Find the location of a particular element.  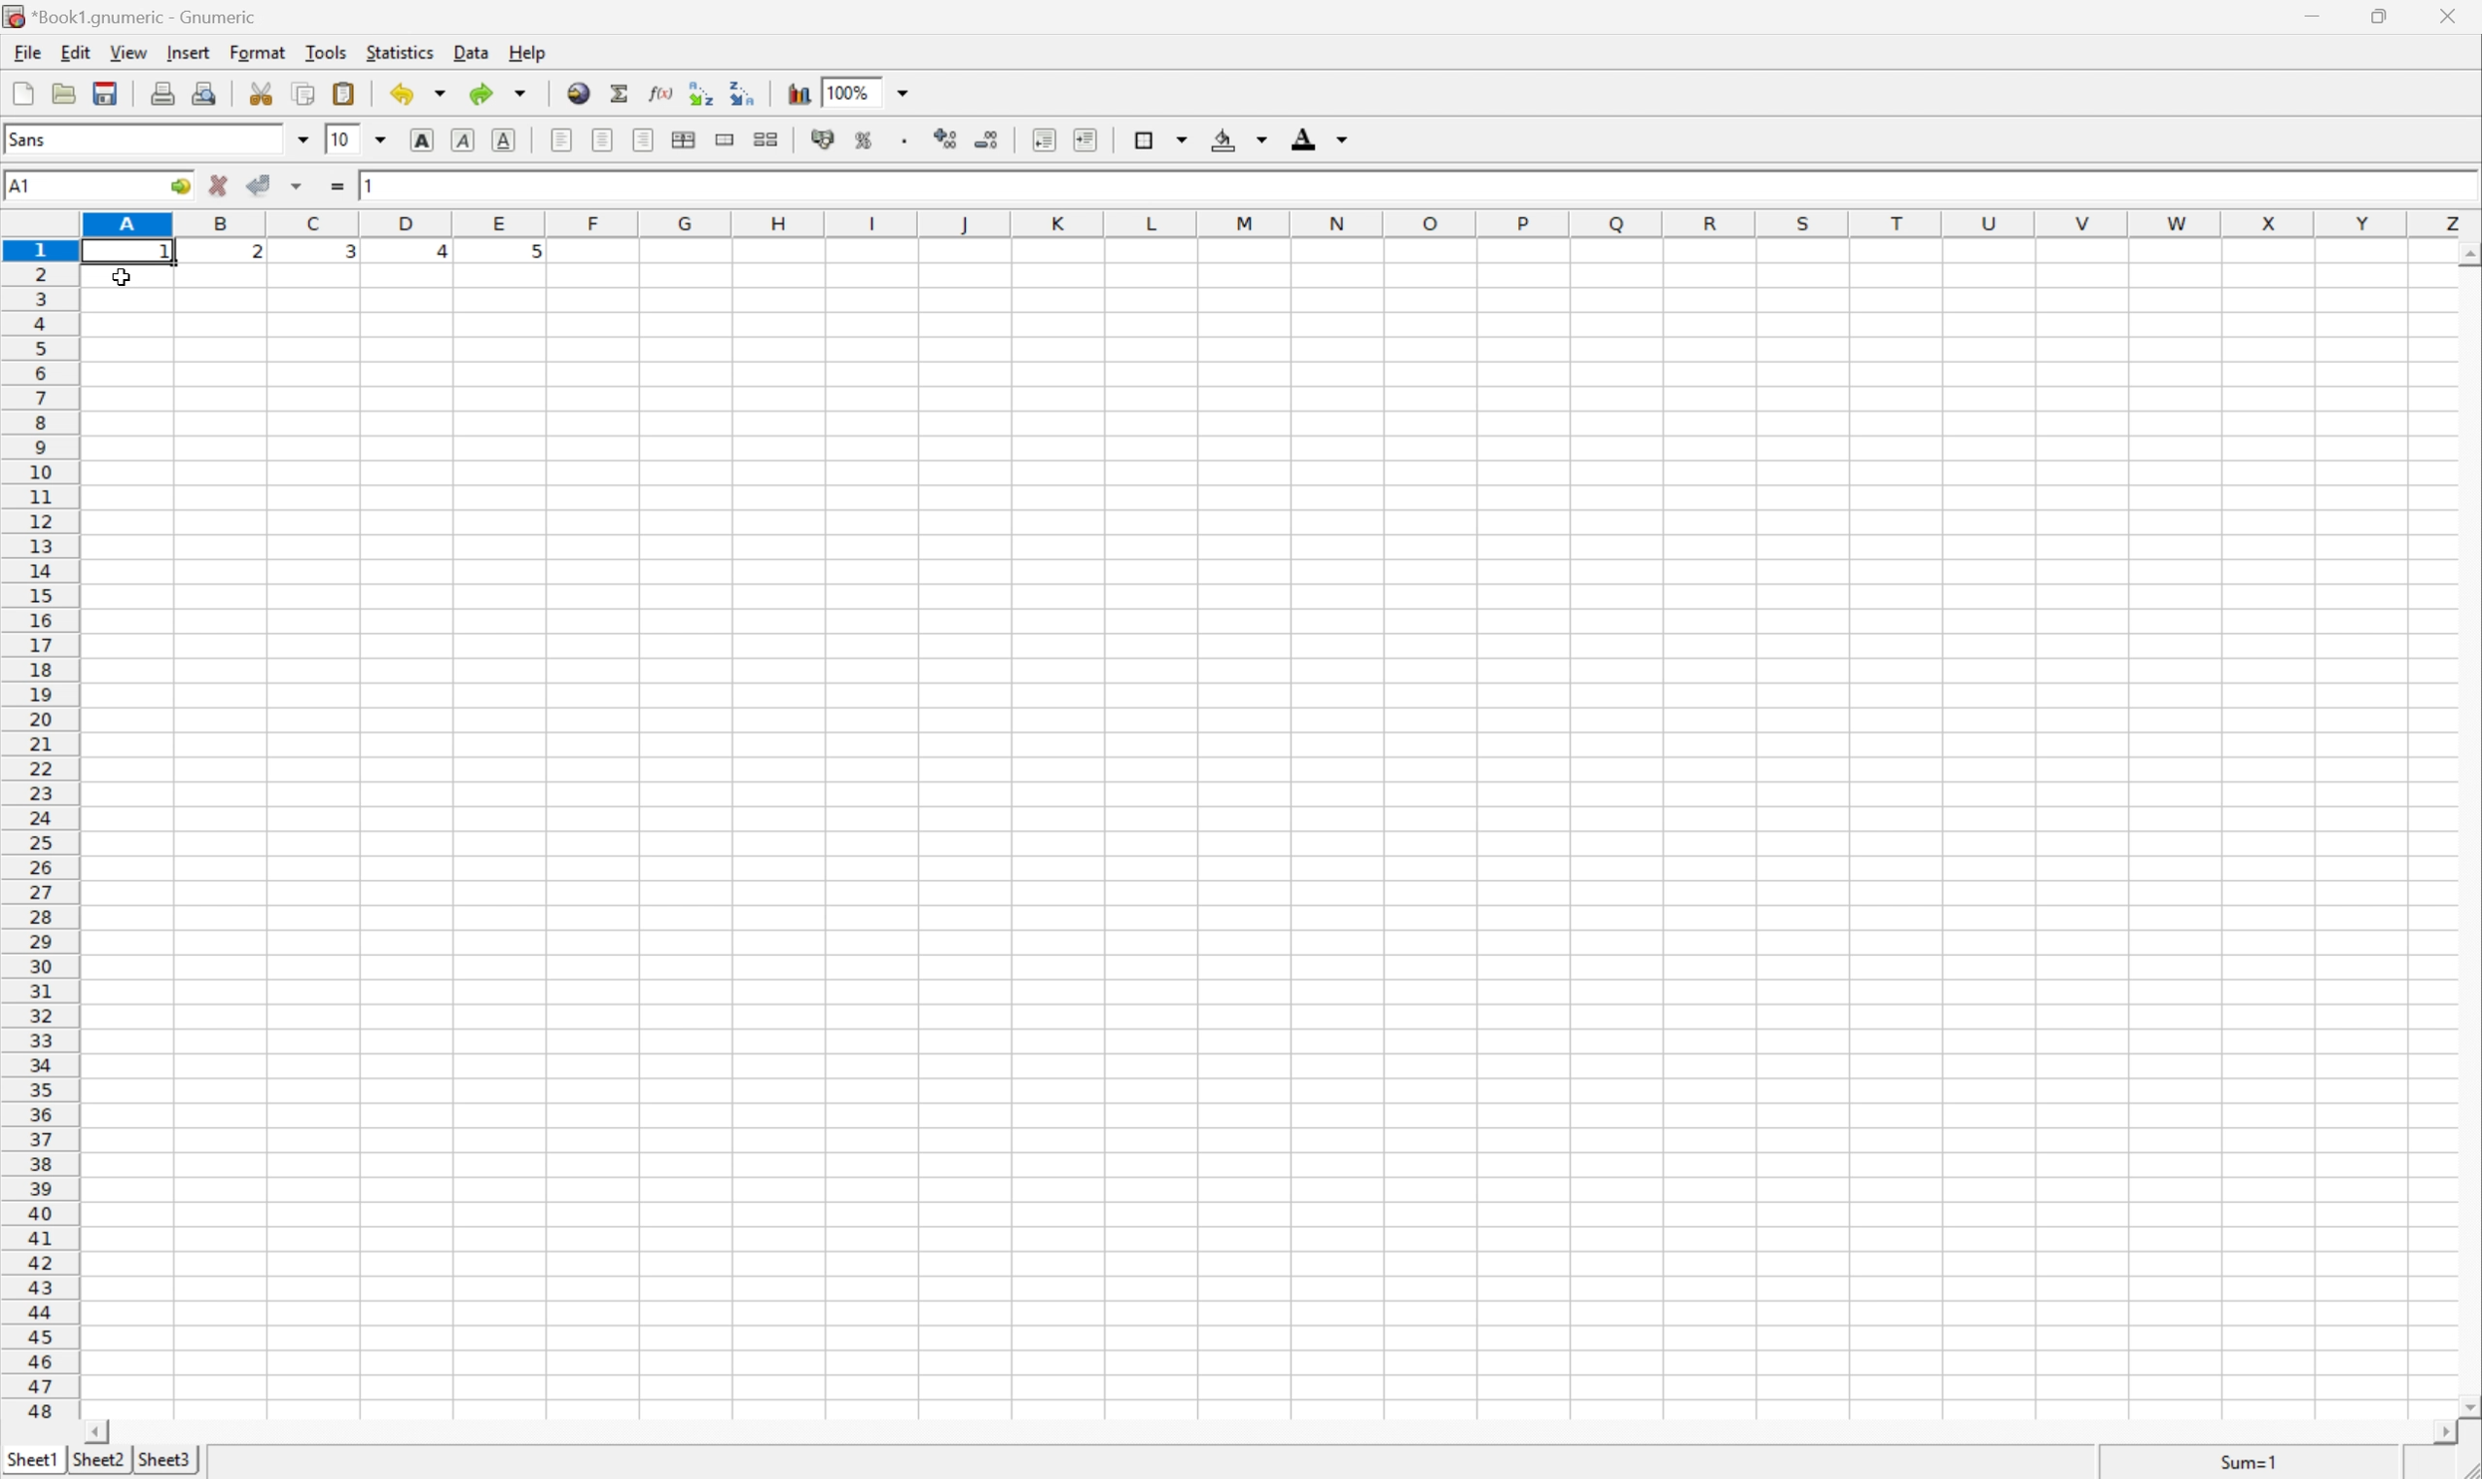

sum=1 is located at coordinates (2248, 1466).